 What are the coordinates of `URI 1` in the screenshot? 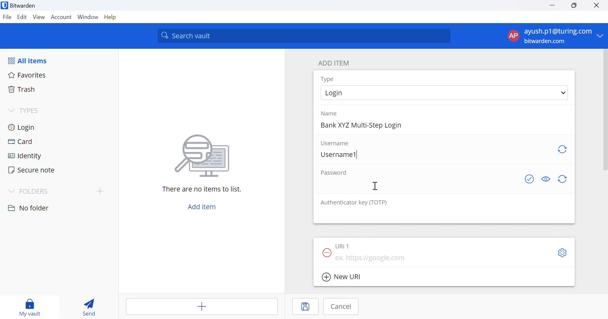 It's located at (344, 245).